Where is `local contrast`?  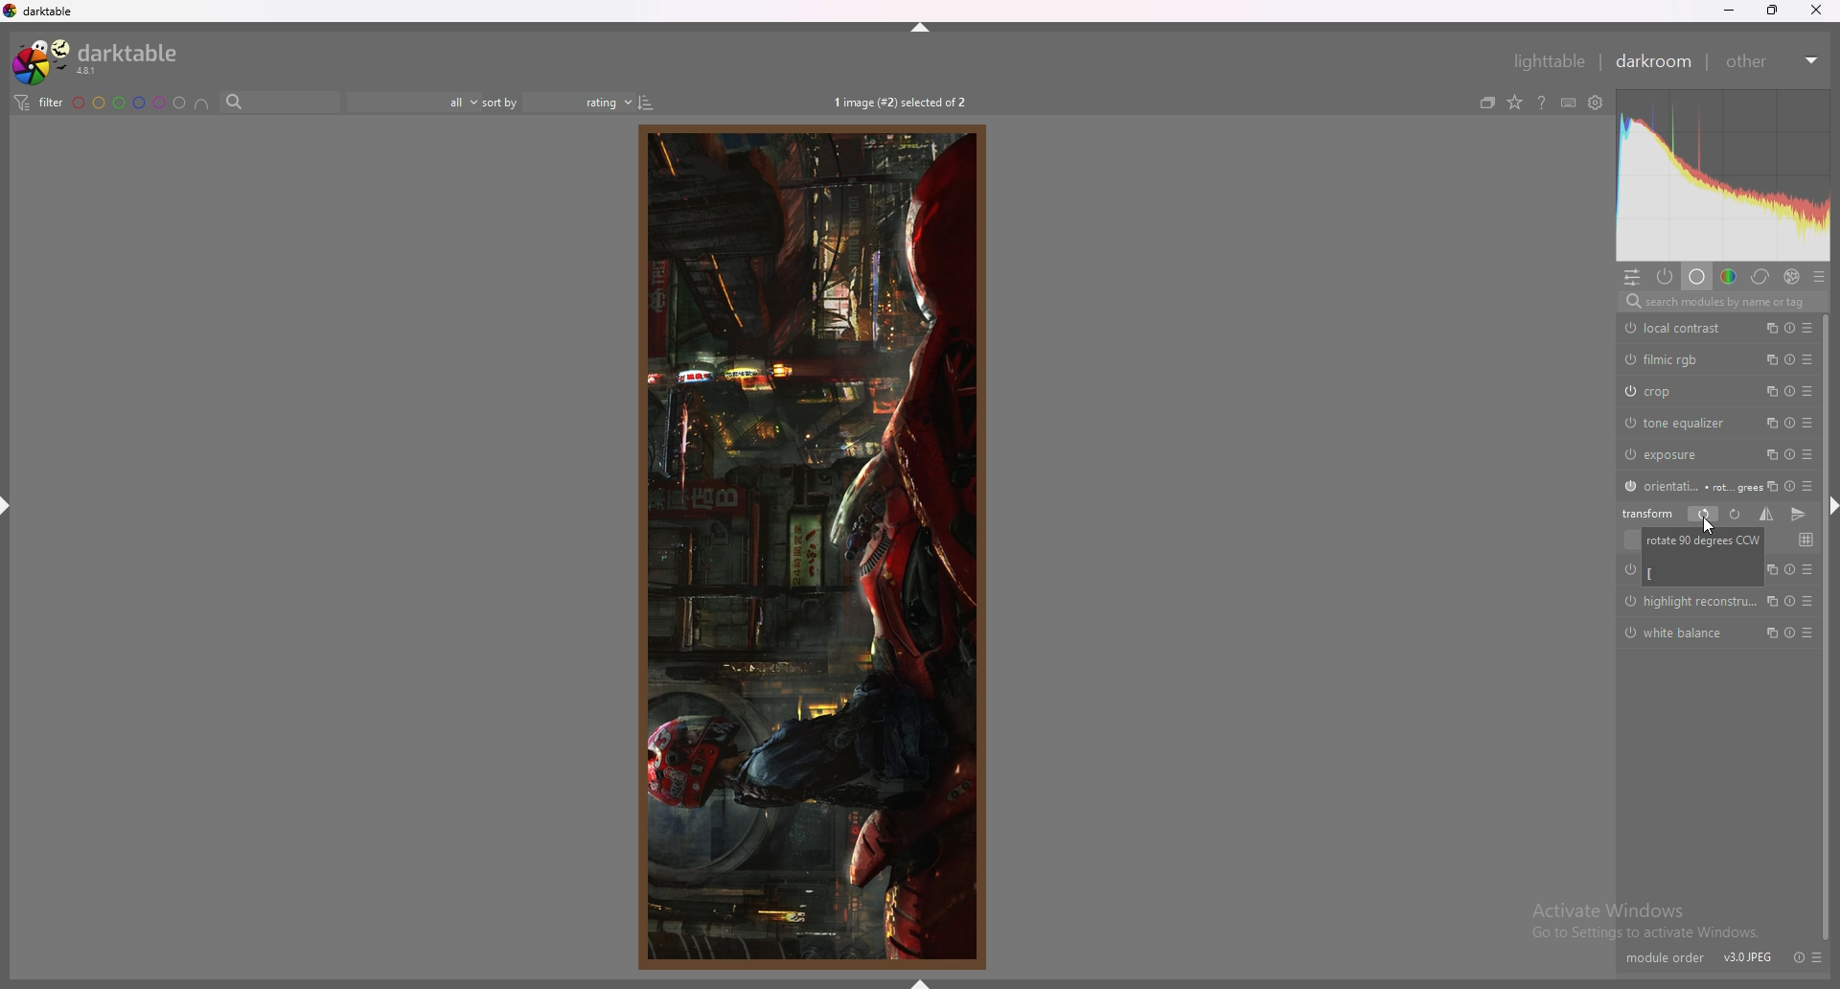
local contrast is located at coordinates (1677, 329).